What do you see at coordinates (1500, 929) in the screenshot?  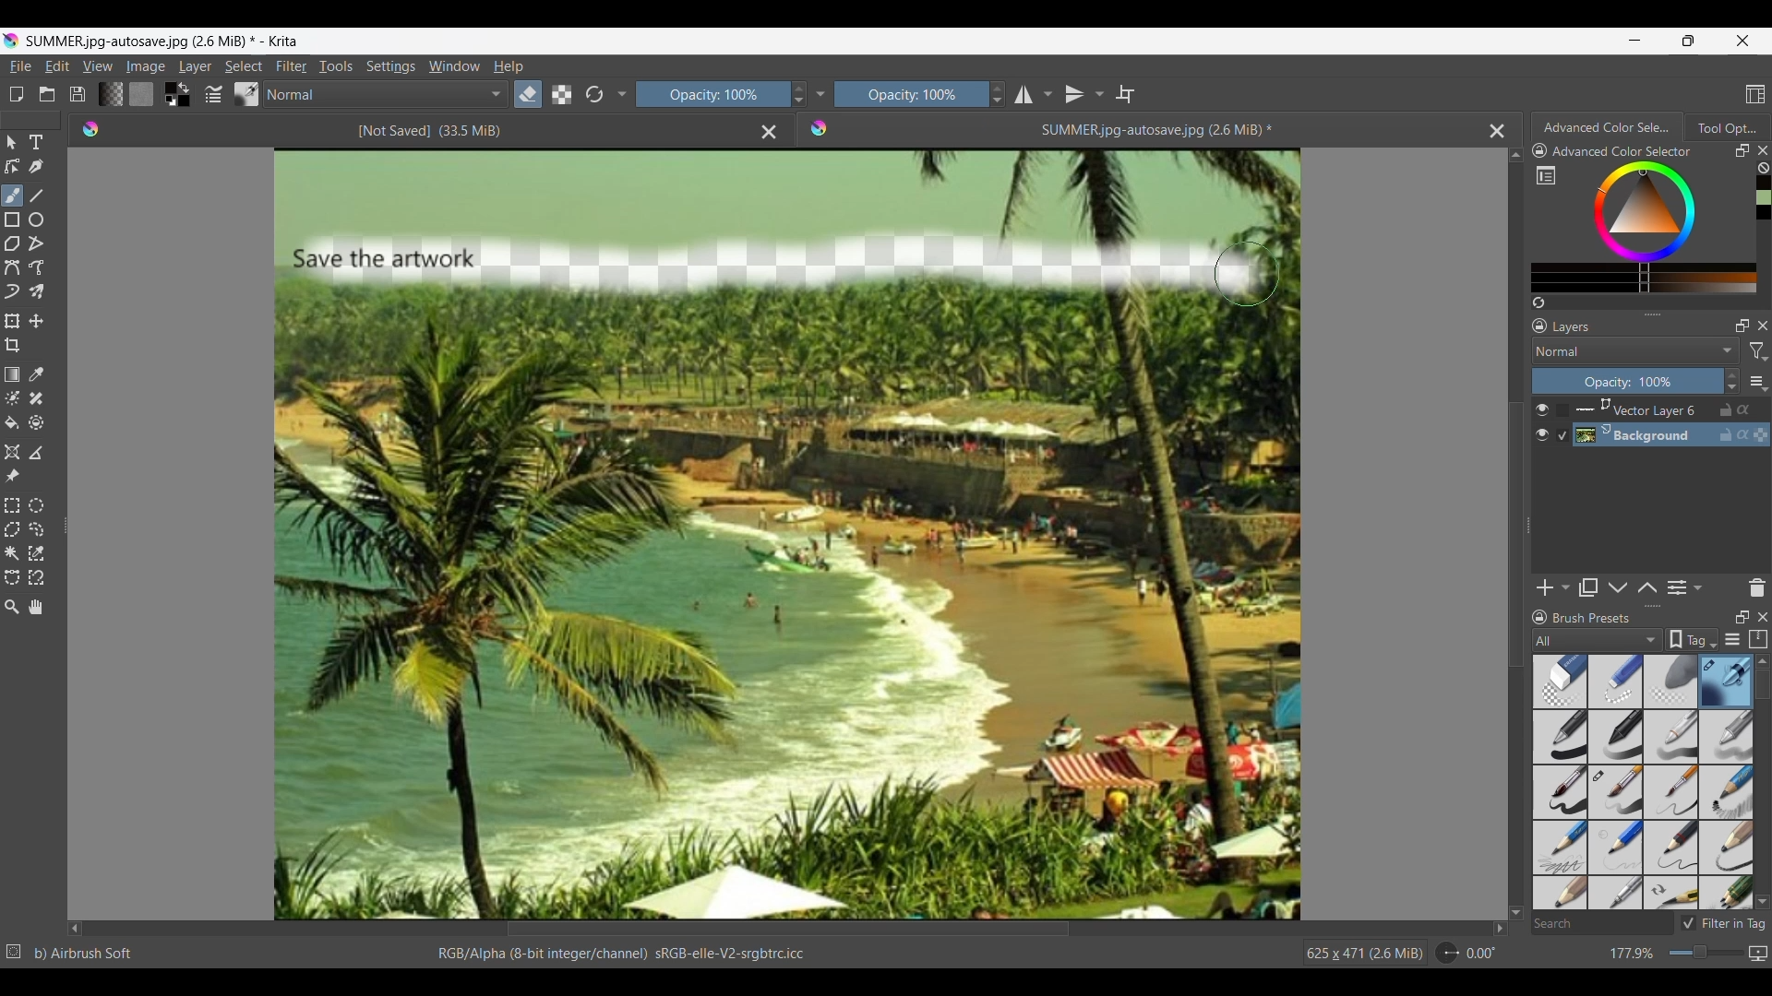 I see `Quick slide to right` at bounding box center [1500, 929].